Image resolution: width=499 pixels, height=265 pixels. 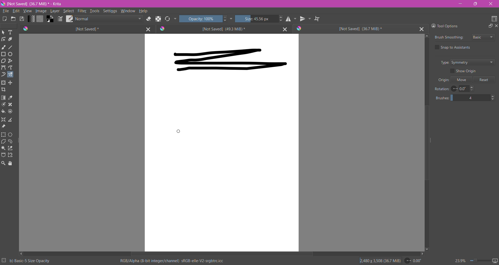 What do you see at coordinates (157, 18) in the screenshot?
I see `Preserve Alpha` at bounding box center [157, 18].